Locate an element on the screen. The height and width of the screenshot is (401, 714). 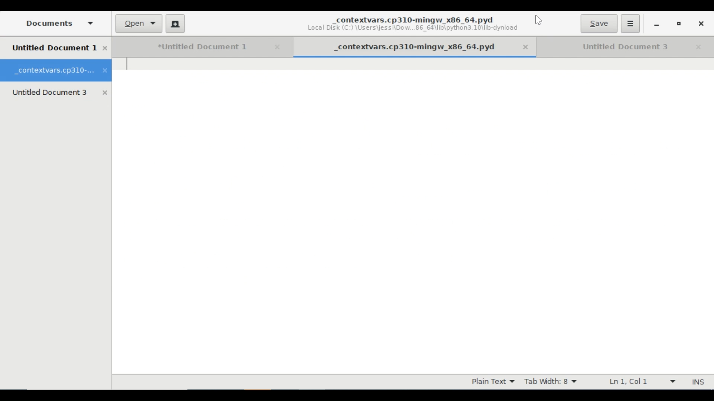
Close is located at coordinates (700, 24).